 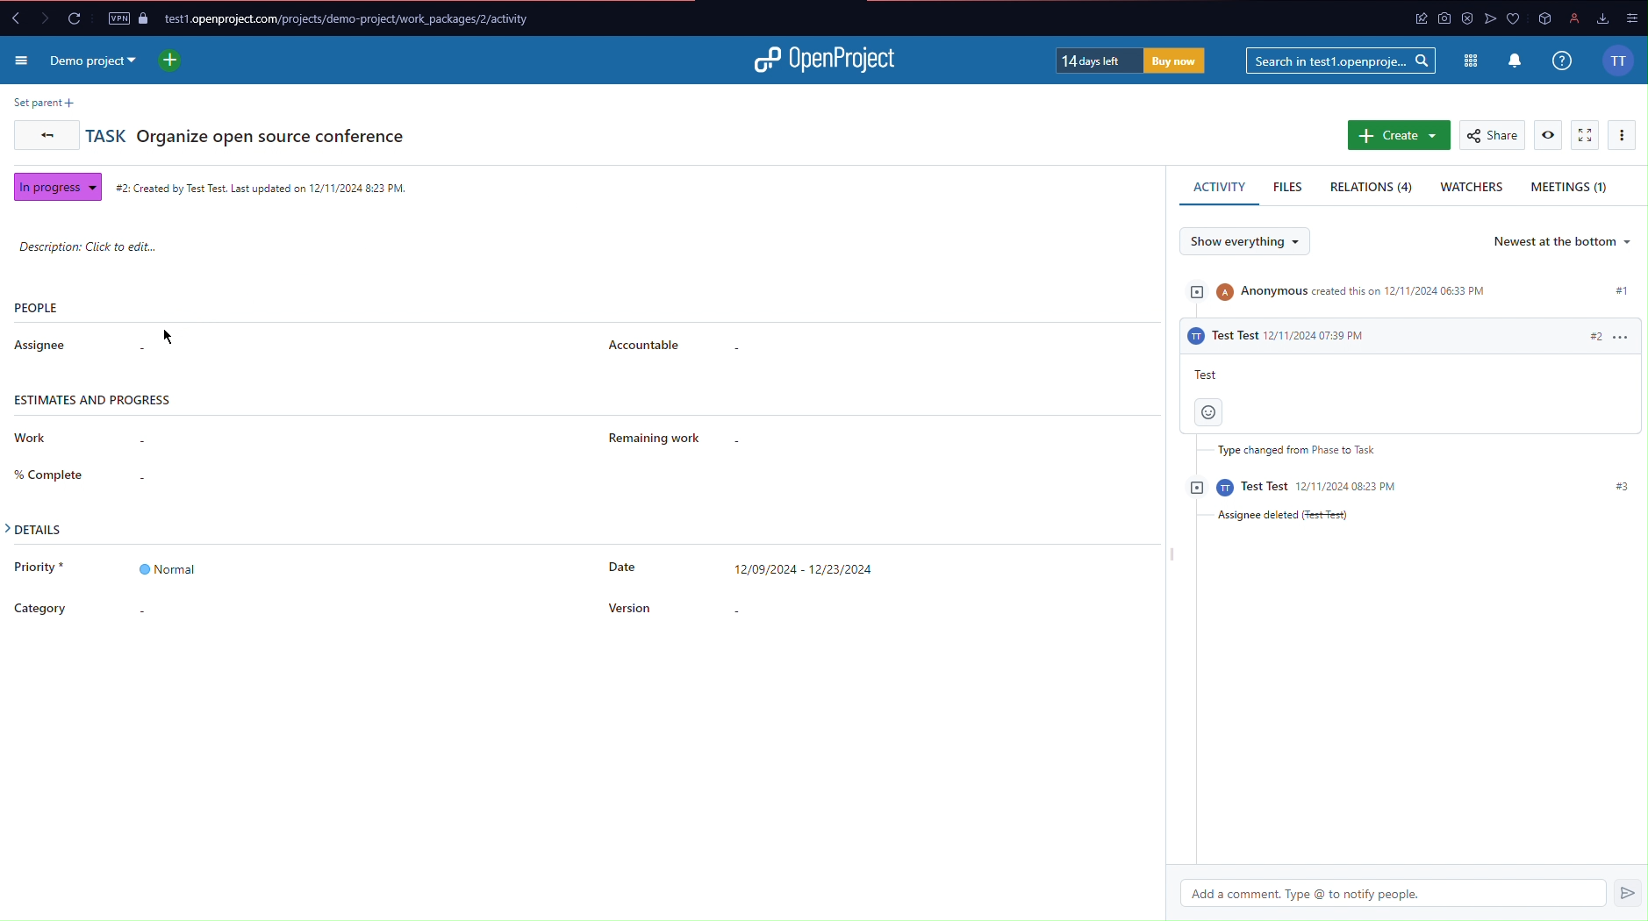 I want to click on More, so click(x=24, y=61).